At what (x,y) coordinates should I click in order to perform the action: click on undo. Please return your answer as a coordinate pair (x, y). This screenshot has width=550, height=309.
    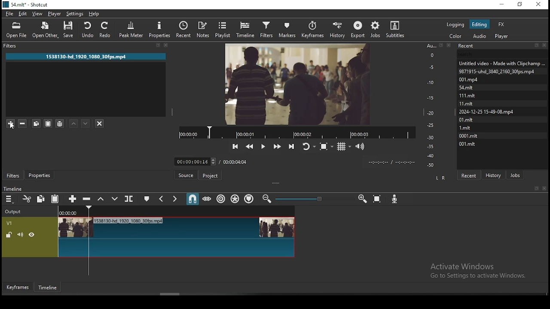
    Looking at the image, I should click on (86, 28).